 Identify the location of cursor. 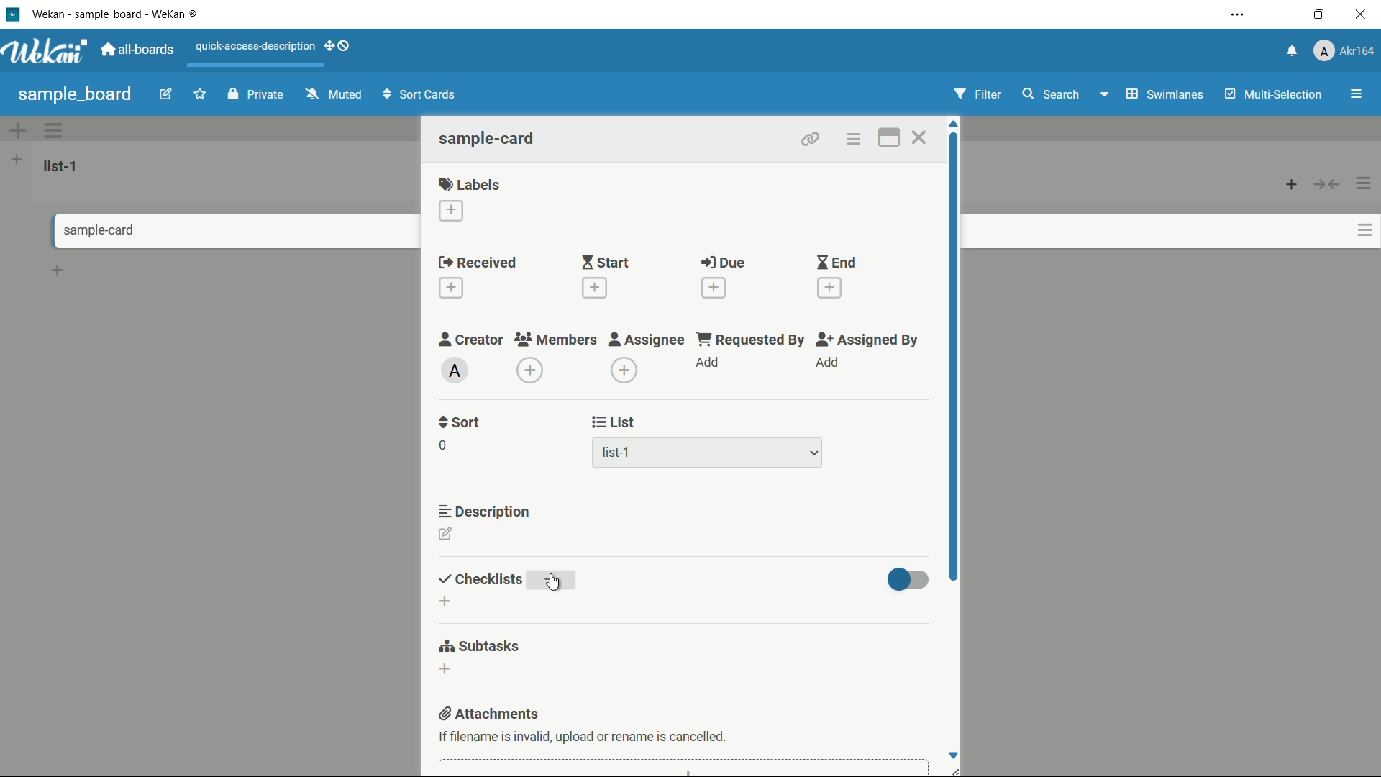
(557, 583).